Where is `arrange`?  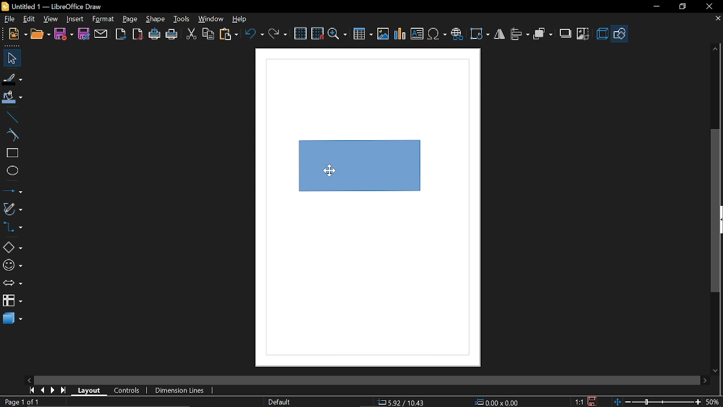
arrange is located at coordinates (543, 33).